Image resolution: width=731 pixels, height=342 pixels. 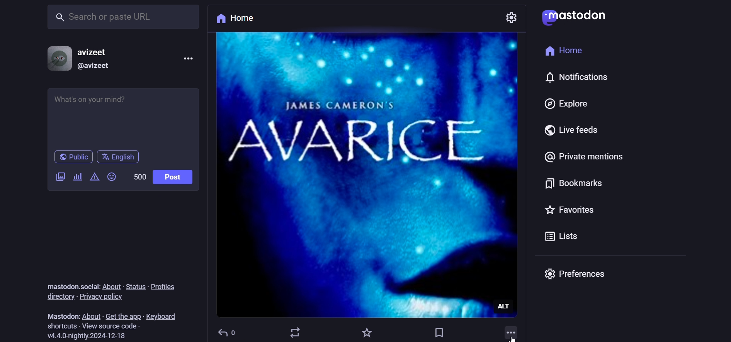 I want to click on list, so click(x=560, y=234).